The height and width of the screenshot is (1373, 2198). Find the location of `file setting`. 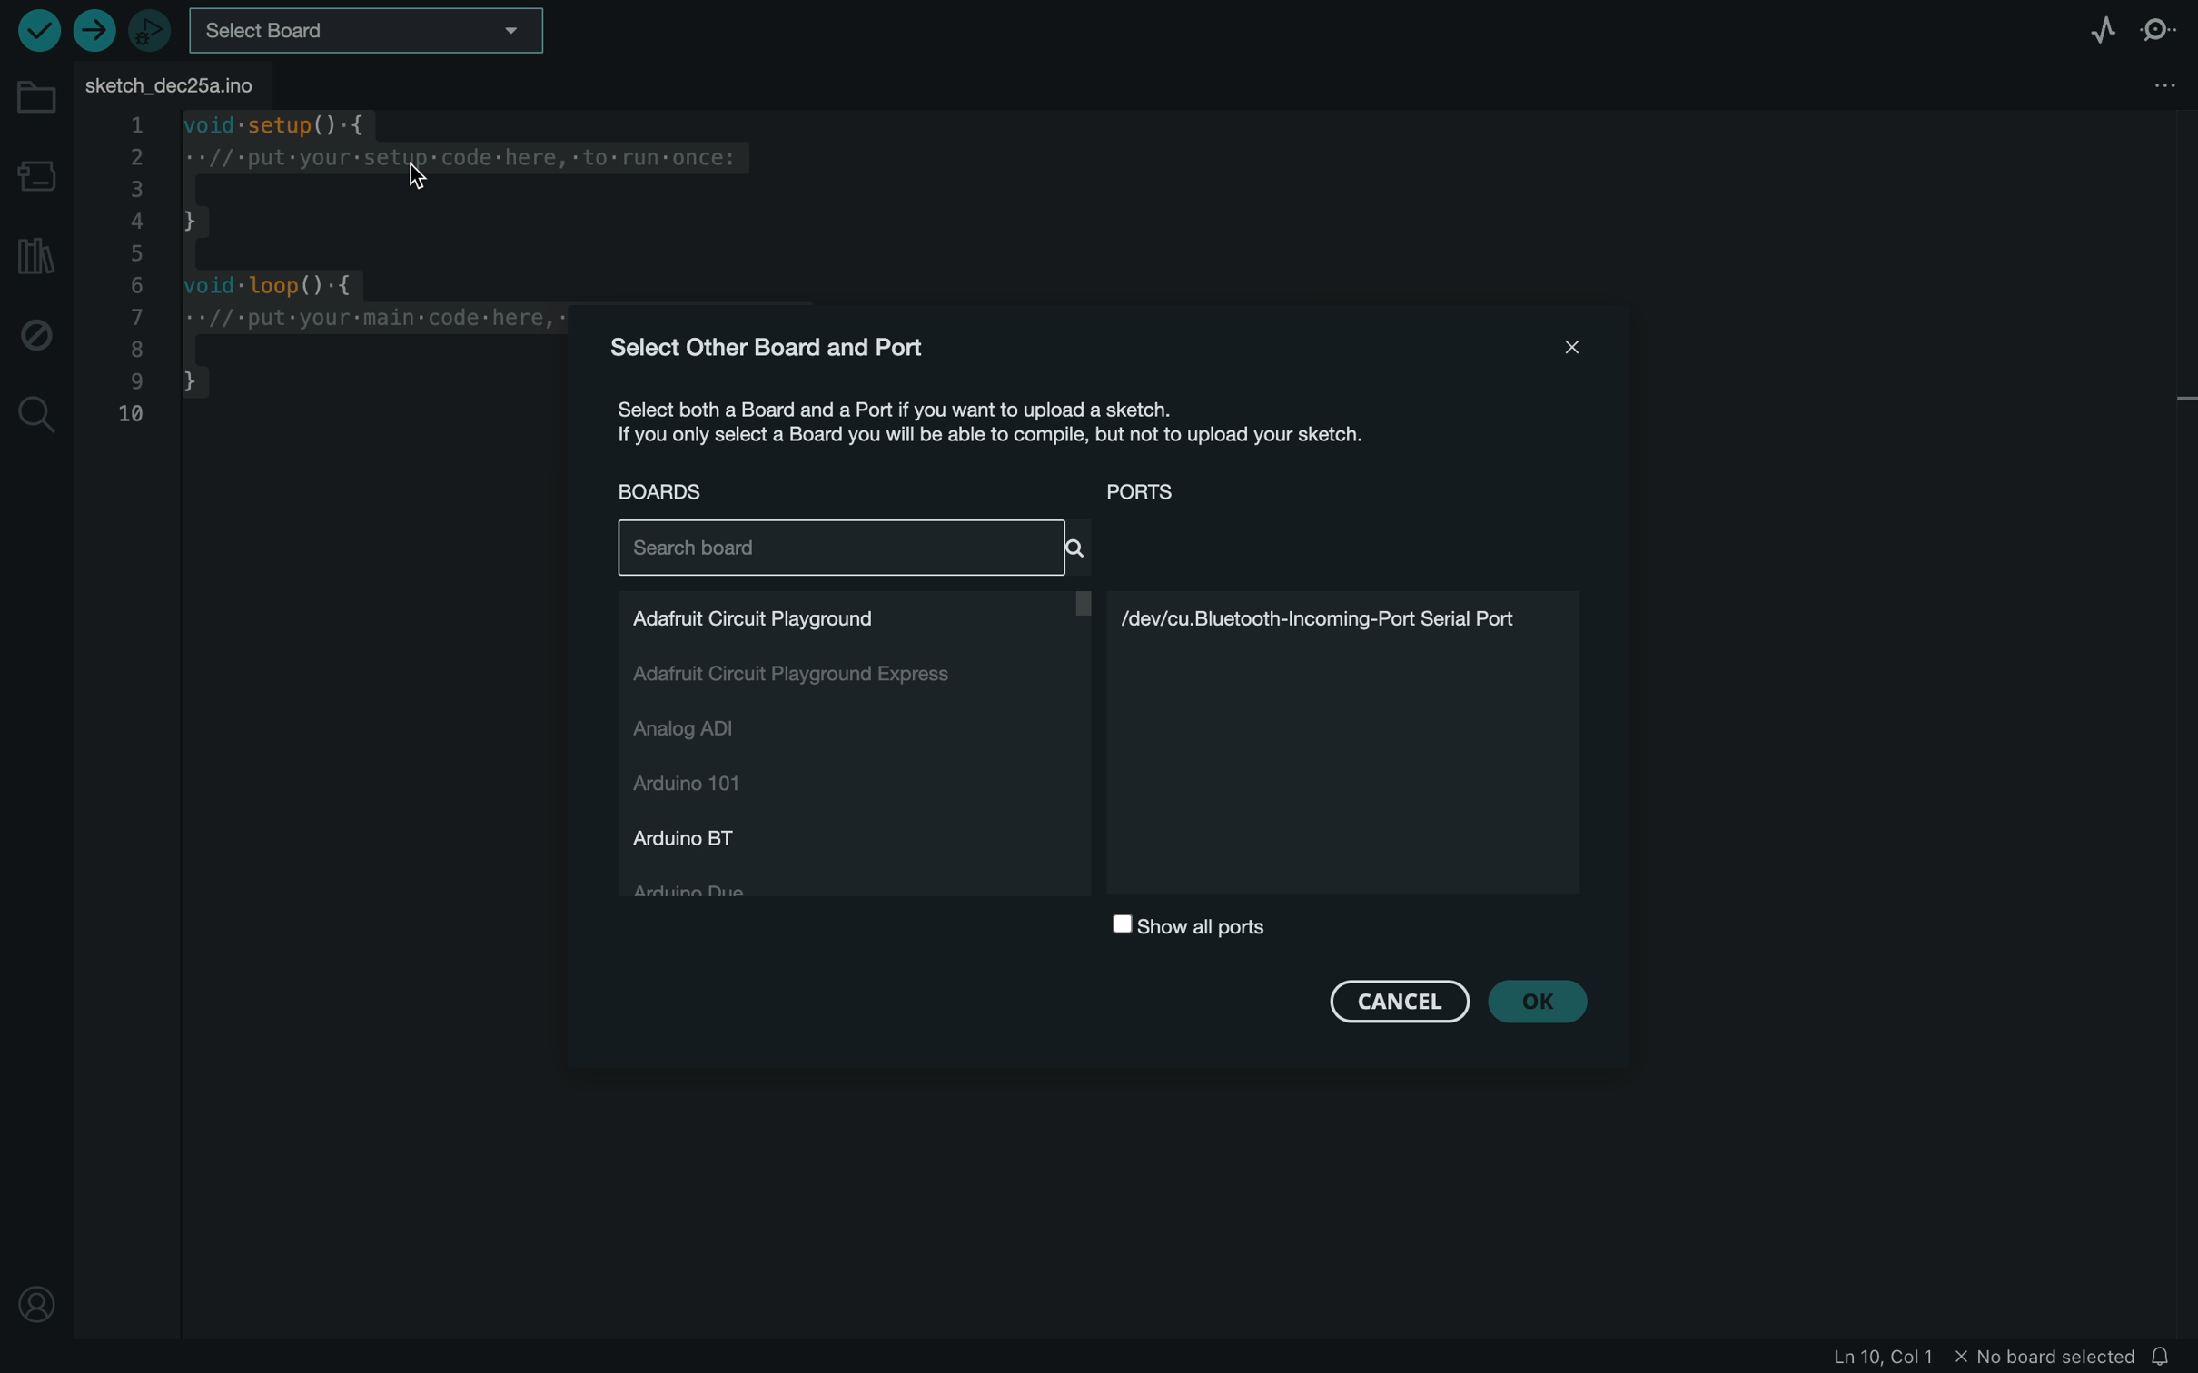

file setting is located at coordinates (2145, 85).